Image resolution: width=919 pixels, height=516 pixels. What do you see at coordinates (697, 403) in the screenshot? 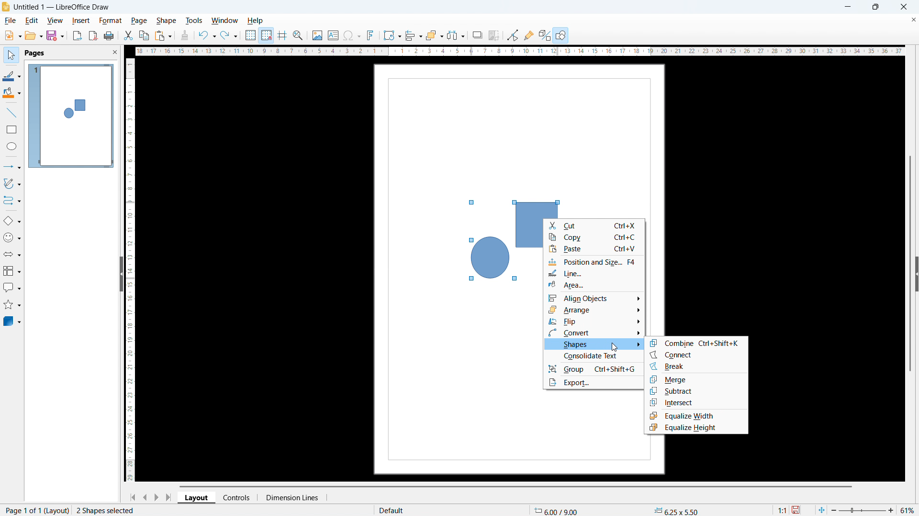
I see `intersect` at bounding box center [697, 403].